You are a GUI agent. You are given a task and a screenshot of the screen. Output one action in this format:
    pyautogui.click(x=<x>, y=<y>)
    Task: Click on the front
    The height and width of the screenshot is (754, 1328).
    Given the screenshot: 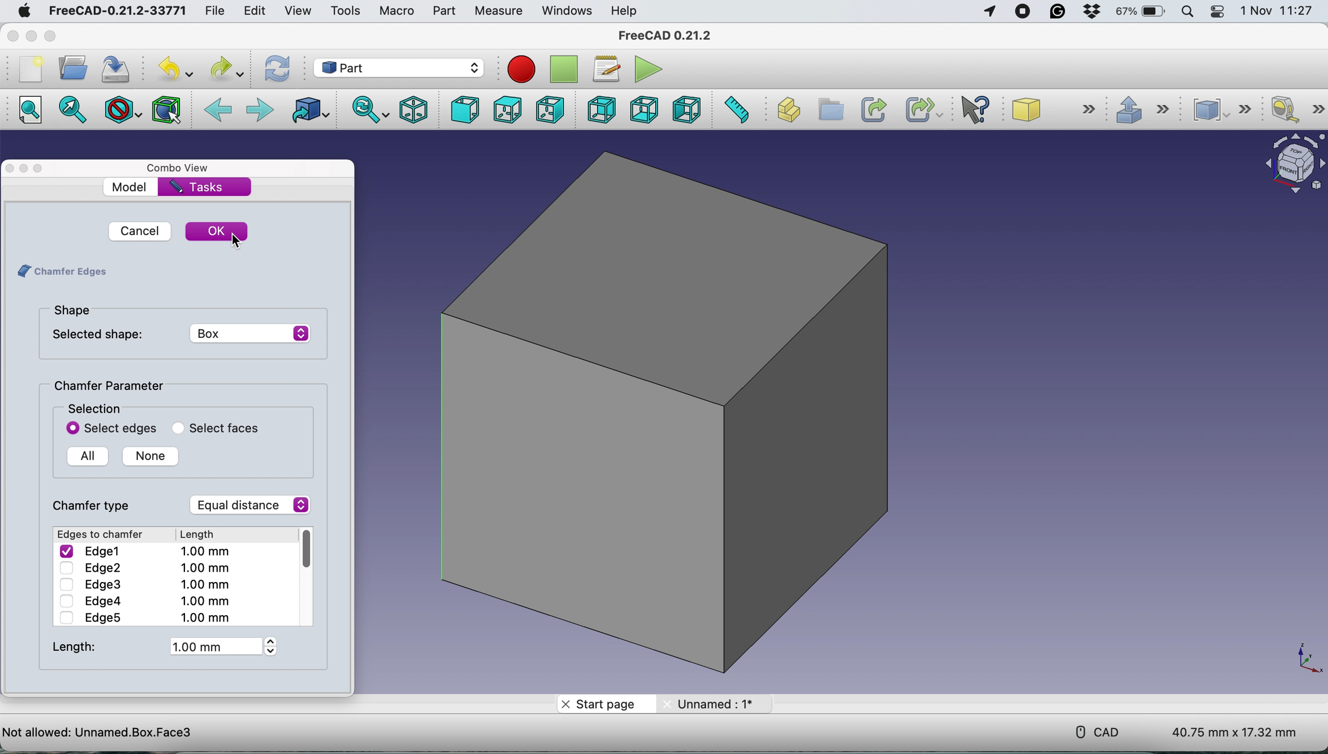 What is the action you would take?
    pyautogui.click(x=465, y=109)
    